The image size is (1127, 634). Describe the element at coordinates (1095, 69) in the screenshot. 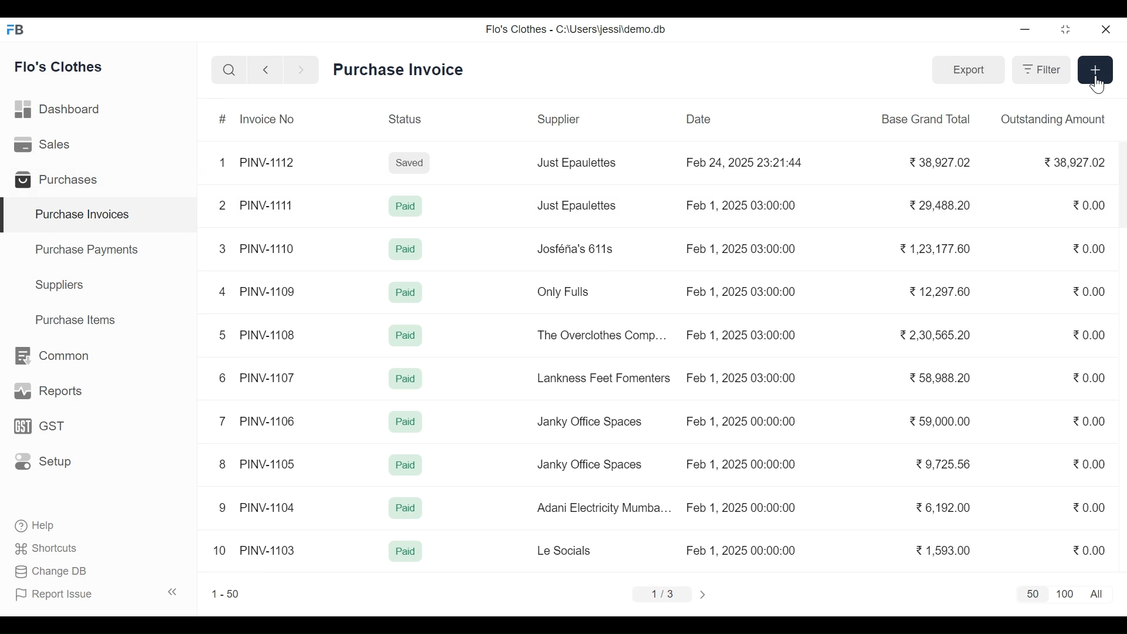

I see `Create` at that location.